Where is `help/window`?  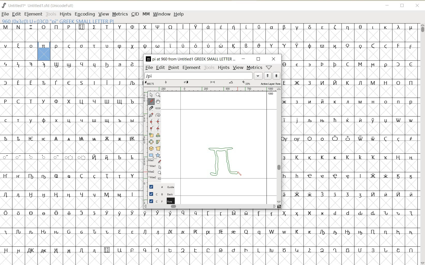 help/window is located at coordinates (269, 67).